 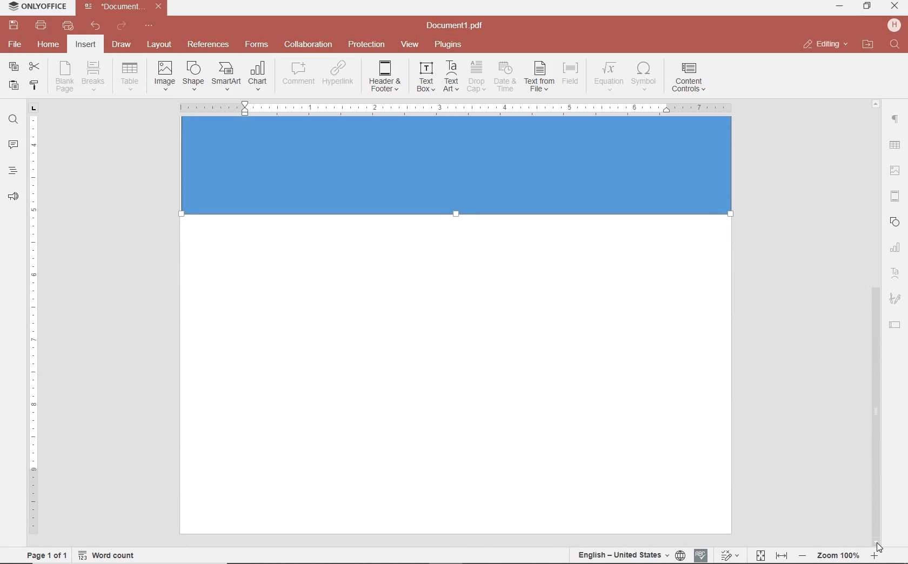 I want to click on insert drop down, so click(x=133, y=75).